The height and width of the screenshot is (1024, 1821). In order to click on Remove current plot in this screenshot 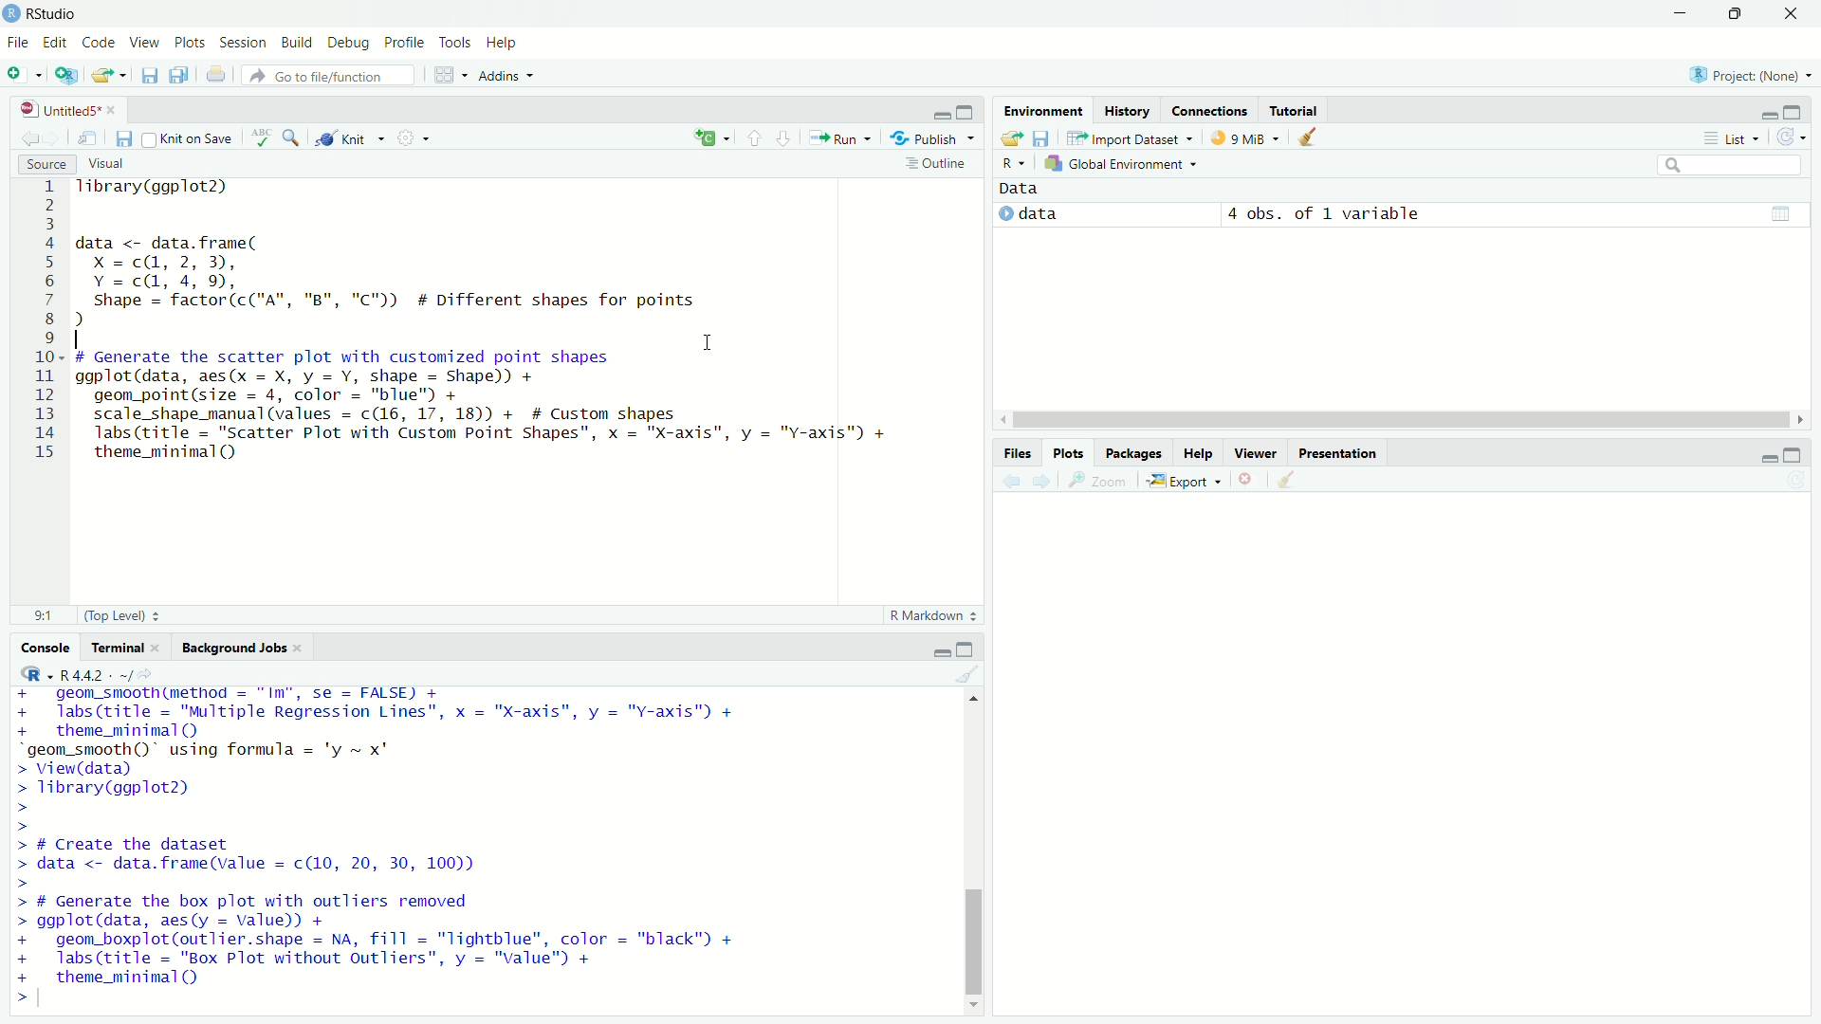, I will do `click(1245, 479)`.